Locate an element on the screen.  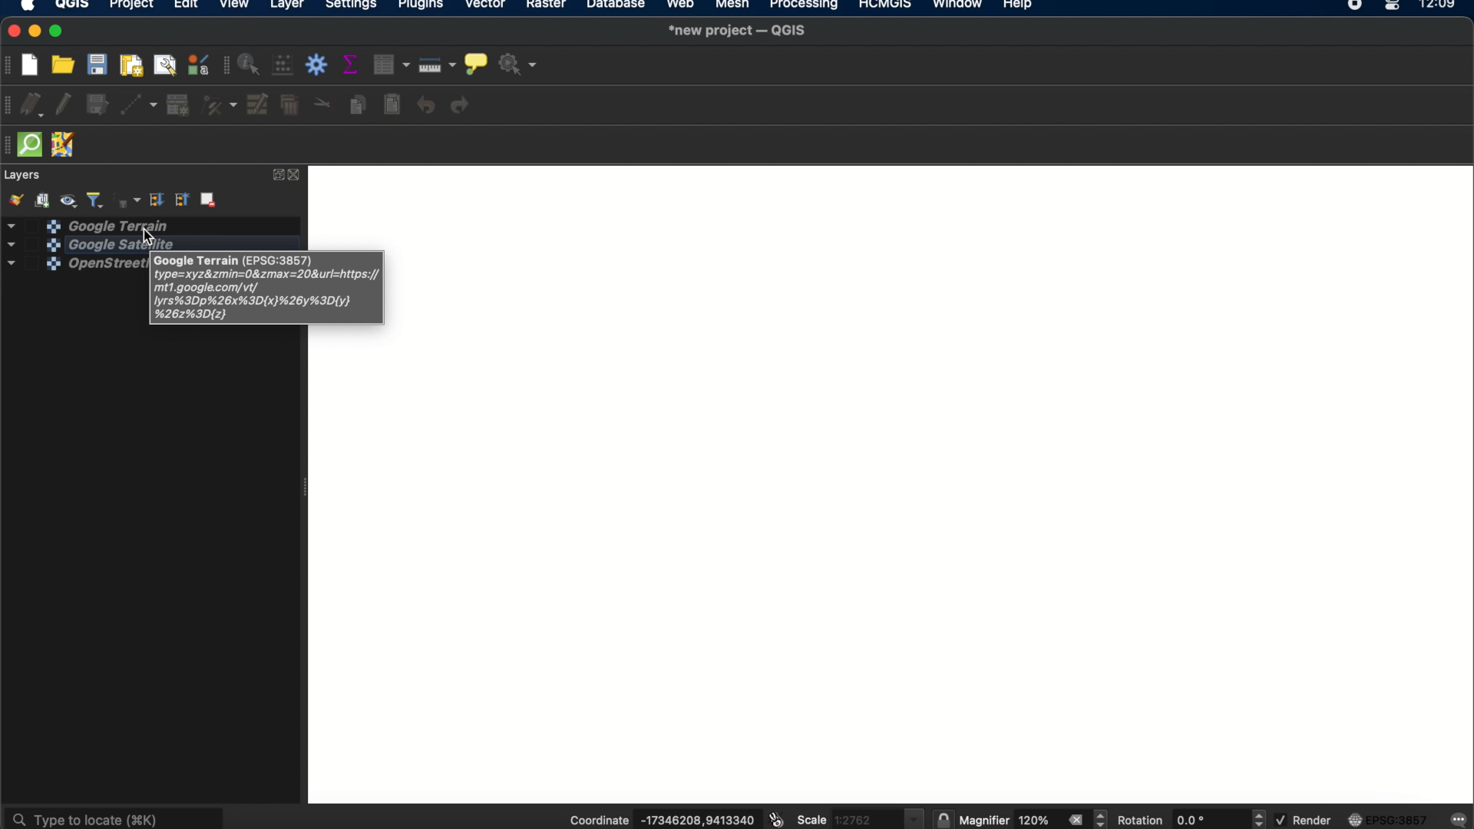
show map tips is located at coordinates (475, 62).